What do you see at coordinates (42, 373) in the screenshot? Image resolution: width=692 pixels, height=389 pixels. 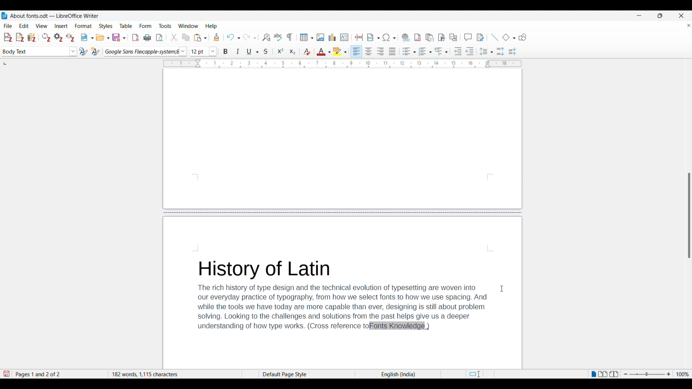 I see `Page 1 and 2 of 2` at bounding box center [42, 373].